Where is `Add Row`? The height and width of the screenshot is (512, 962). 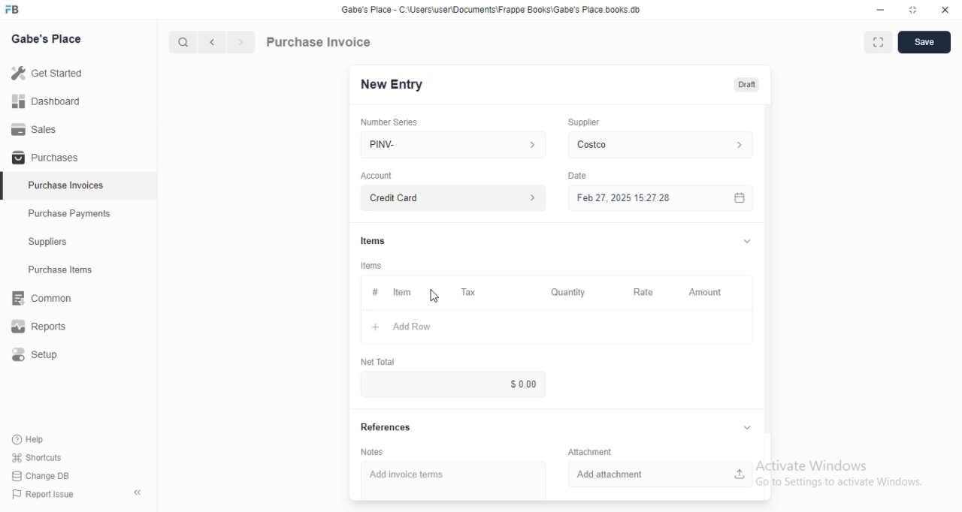
Add Row is located at coordinates (557, 327).